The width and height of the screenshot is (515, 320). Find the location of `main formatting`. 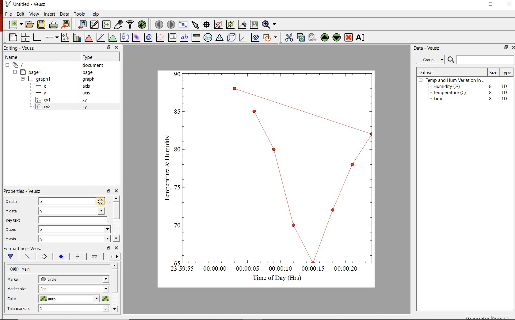

main formatting is located at coordinates (11, 257).